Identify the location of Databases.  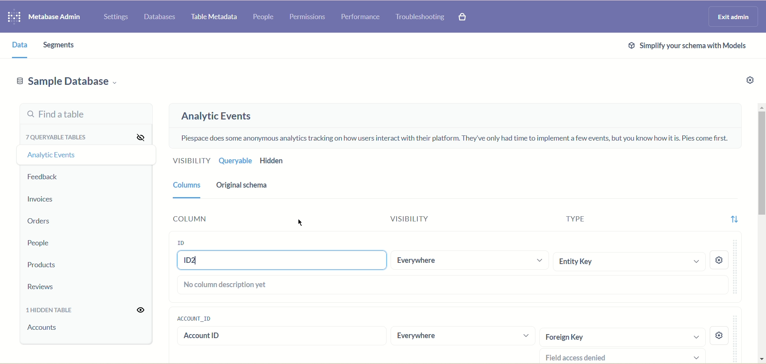
(160, 18).